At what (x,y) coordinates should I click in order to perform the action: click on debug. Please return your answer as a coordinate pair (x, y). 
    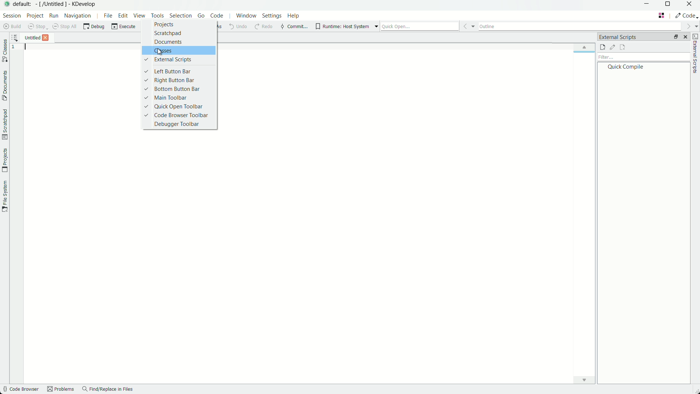
    Looking at the image, I should click on (93, 28).